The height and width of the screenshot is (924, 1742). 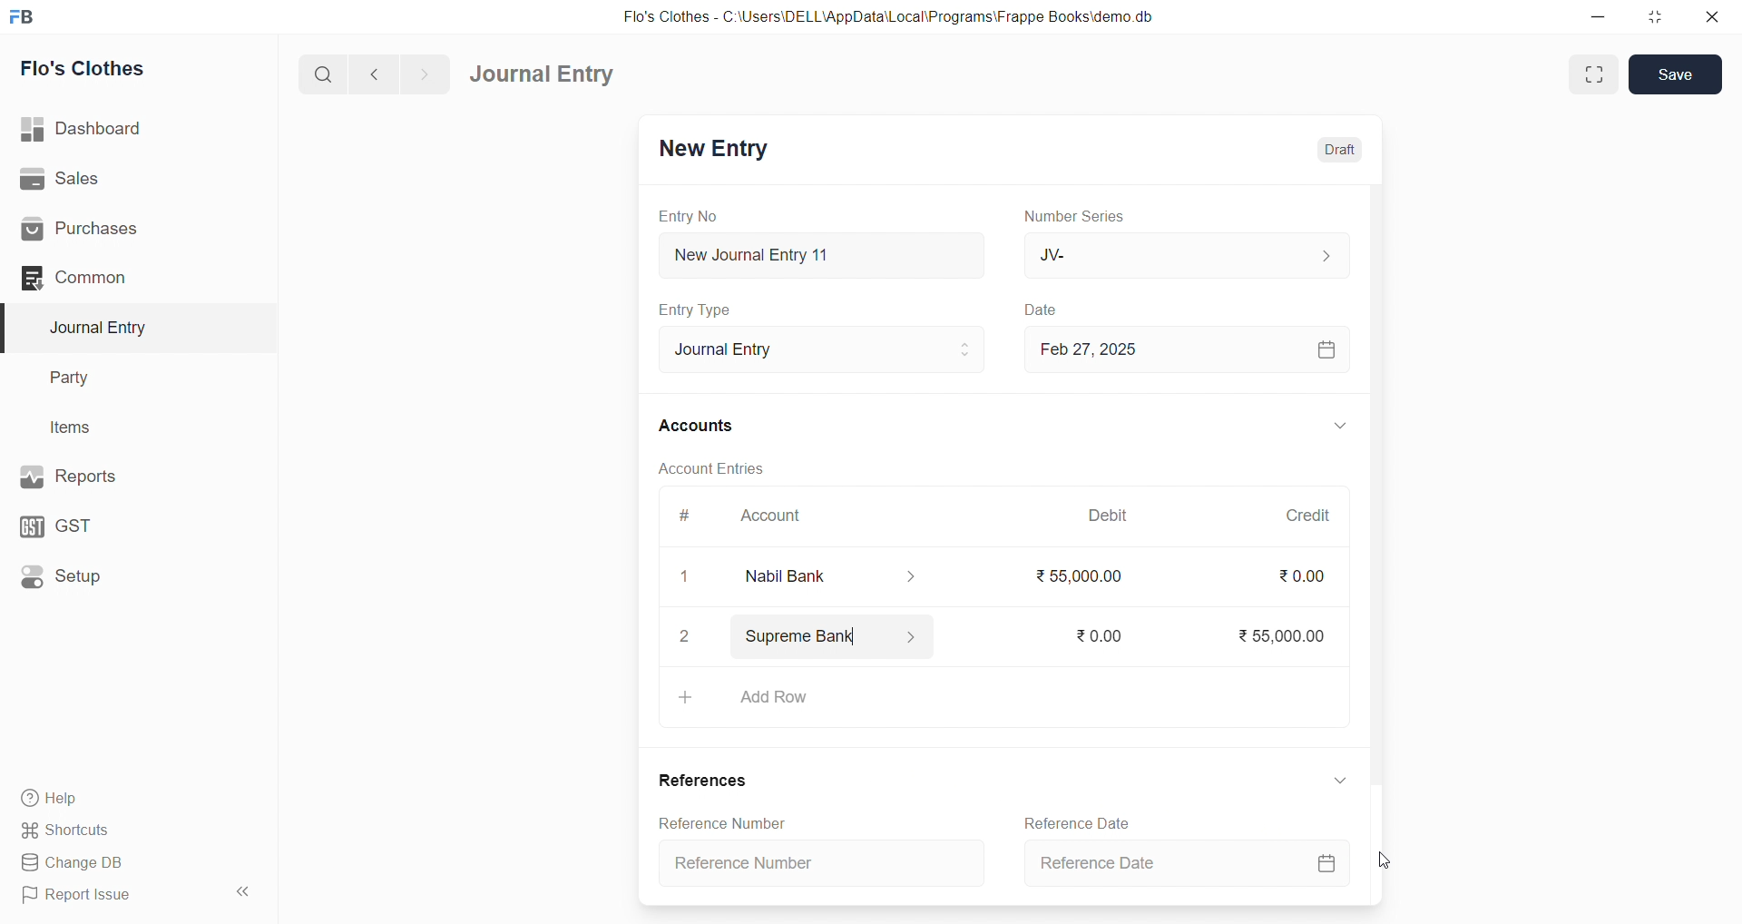 What do you see at coordinates (81, 376) in the screenshot?
I see `Party` at bounding box center [81, 376].